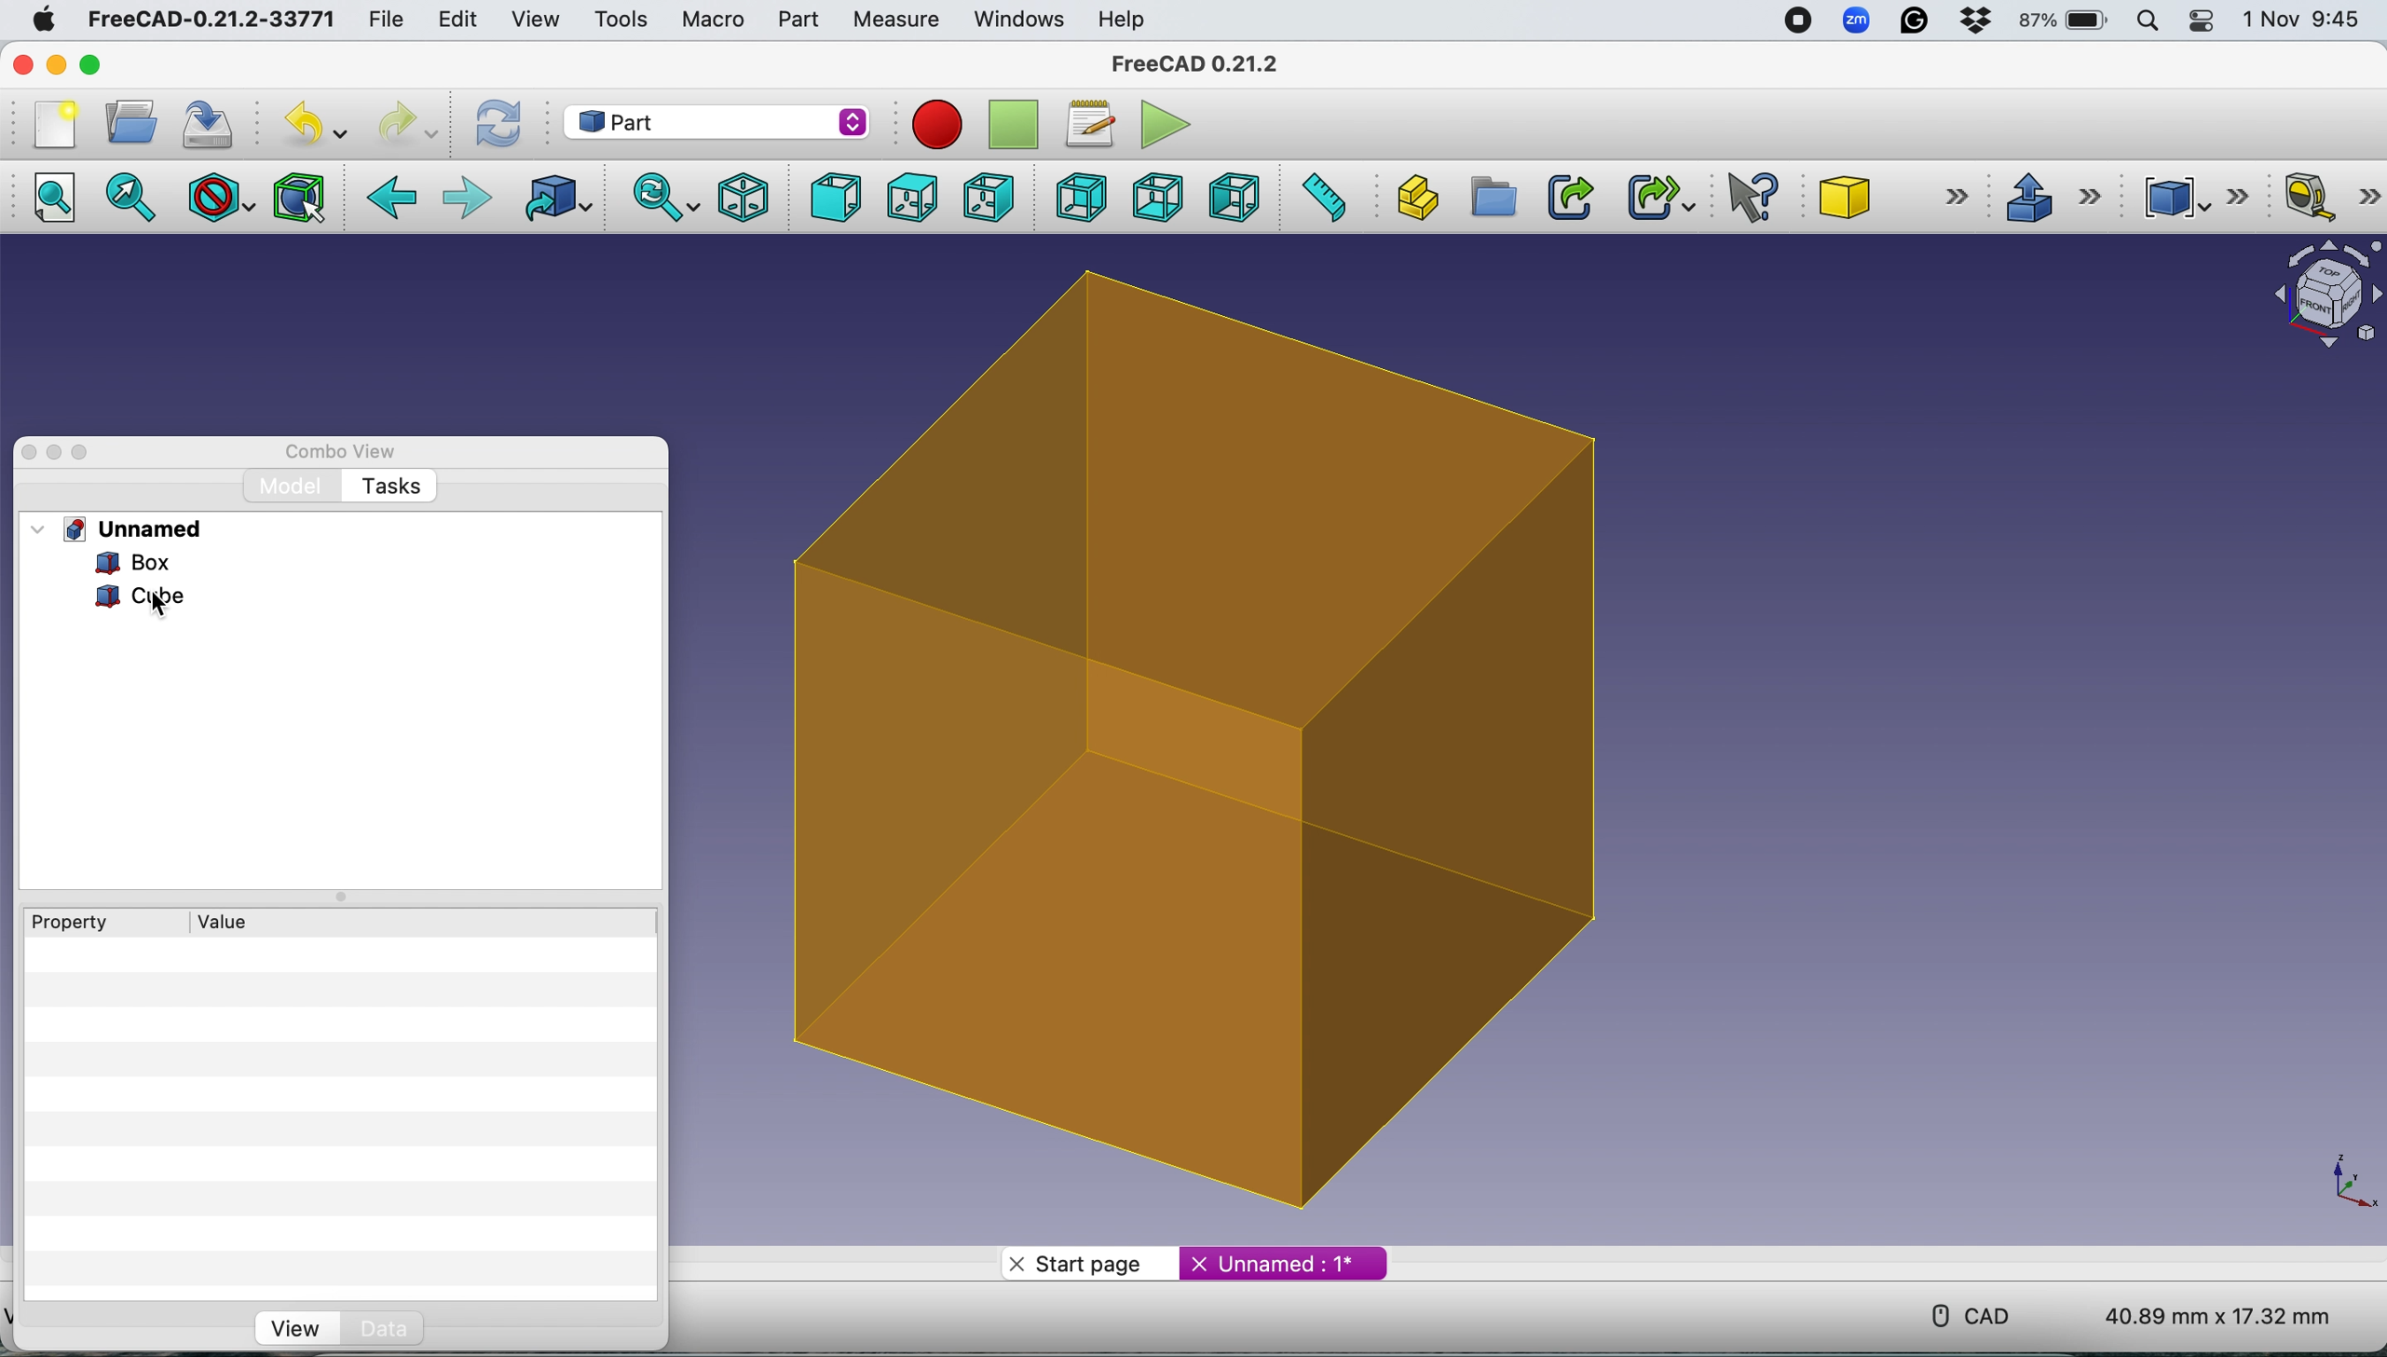 This screenshot has height=1357, width=2387. I want to click on Measure linear, so click(2331, 200).